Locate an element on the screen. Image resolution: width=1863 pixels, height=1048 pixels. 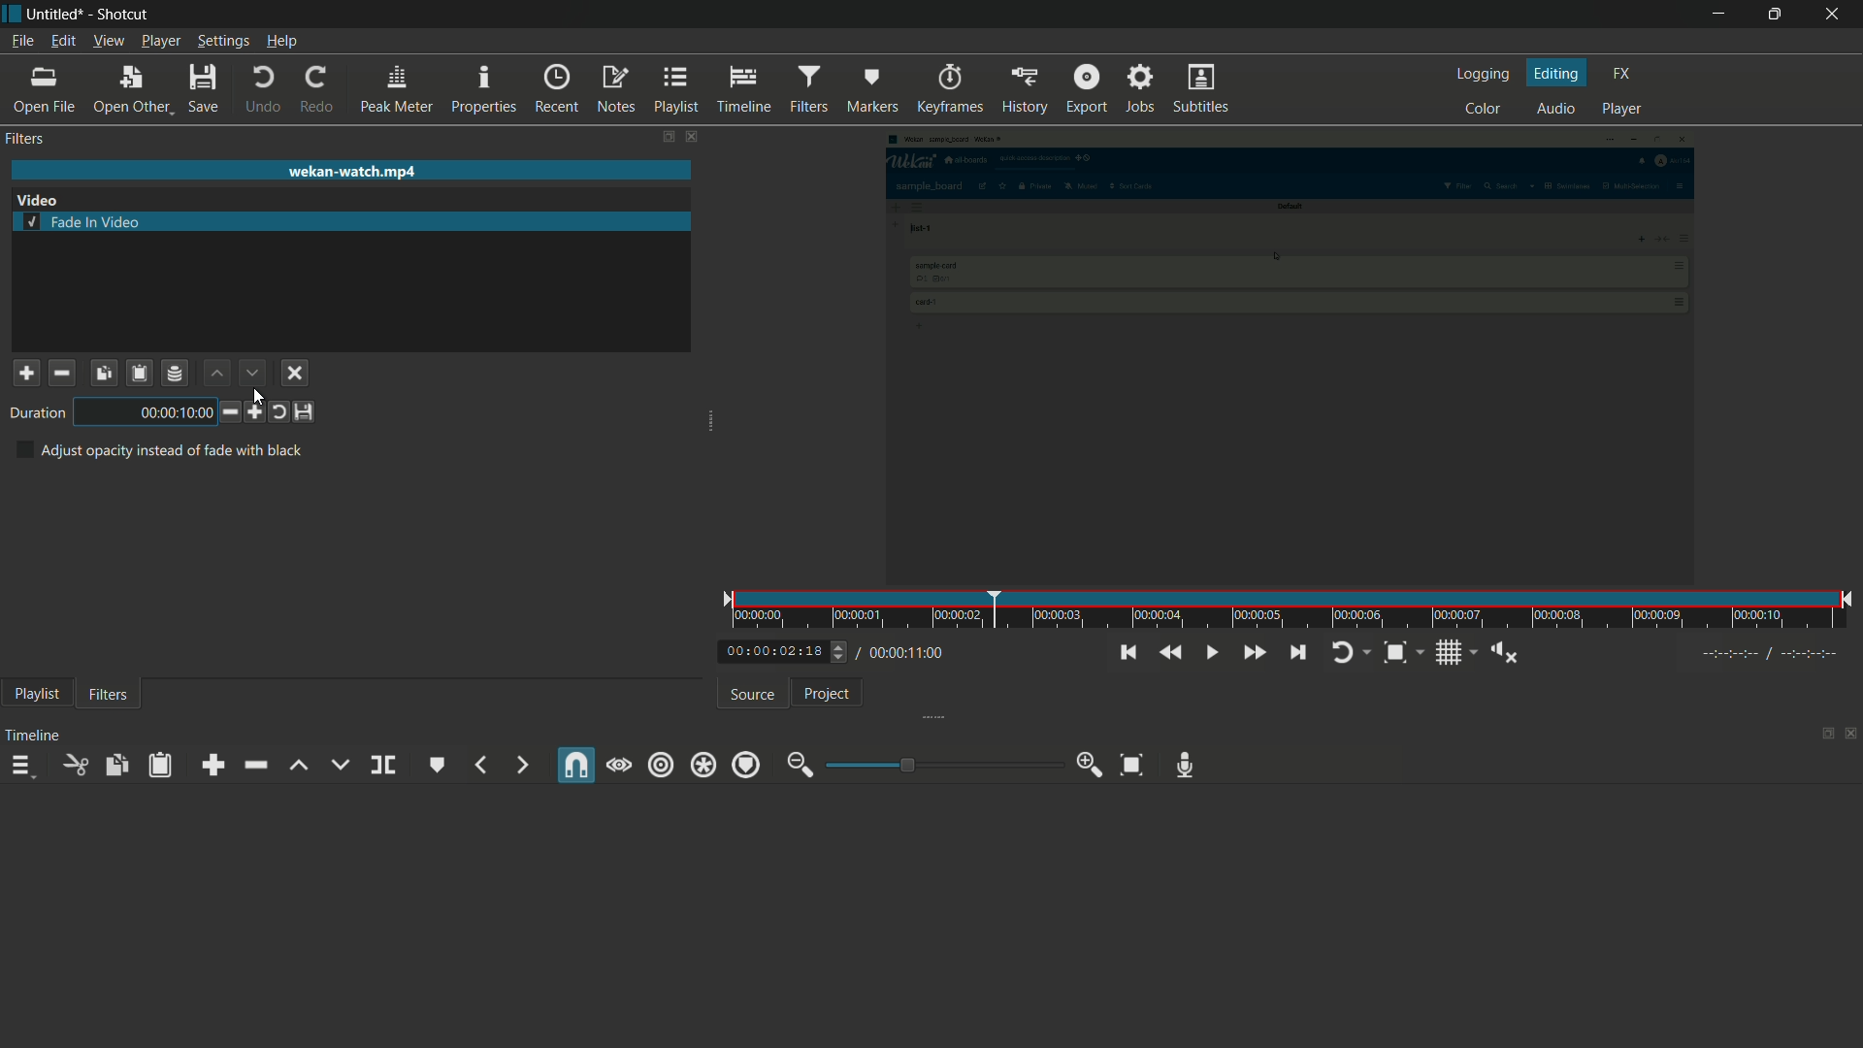
time is located at coordinates (1292, 610).